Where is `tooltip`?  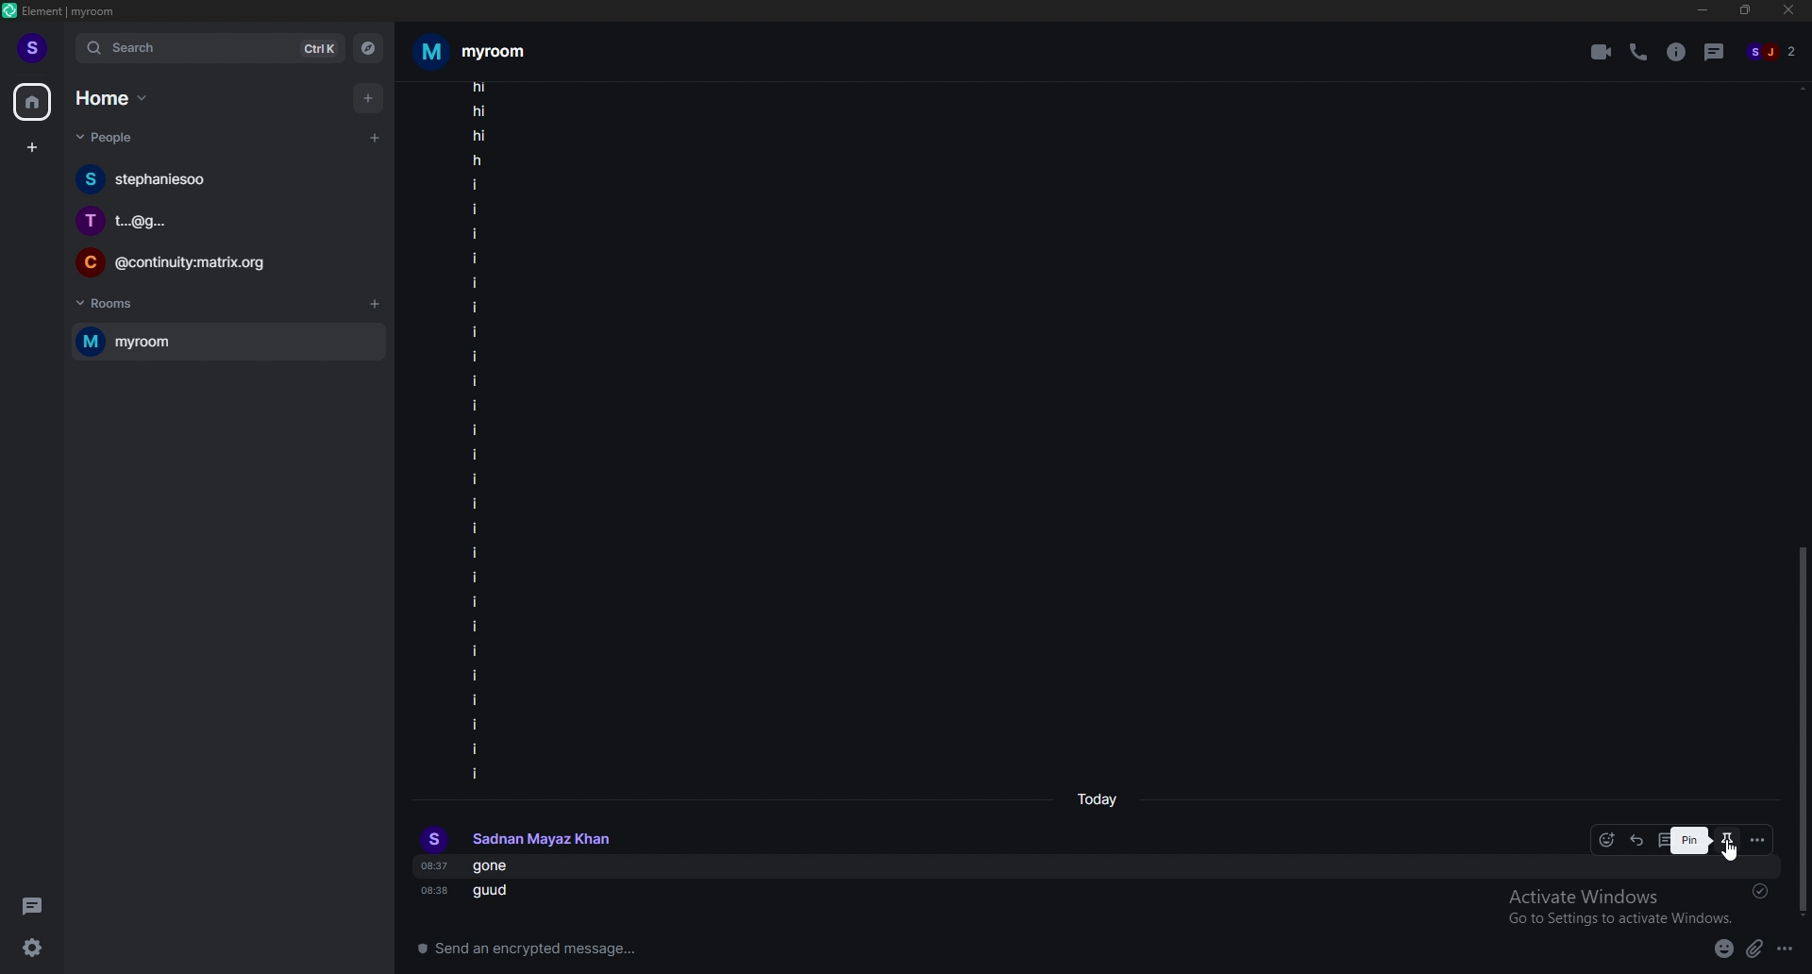
tooltip is located at coordinates (1690, 840).